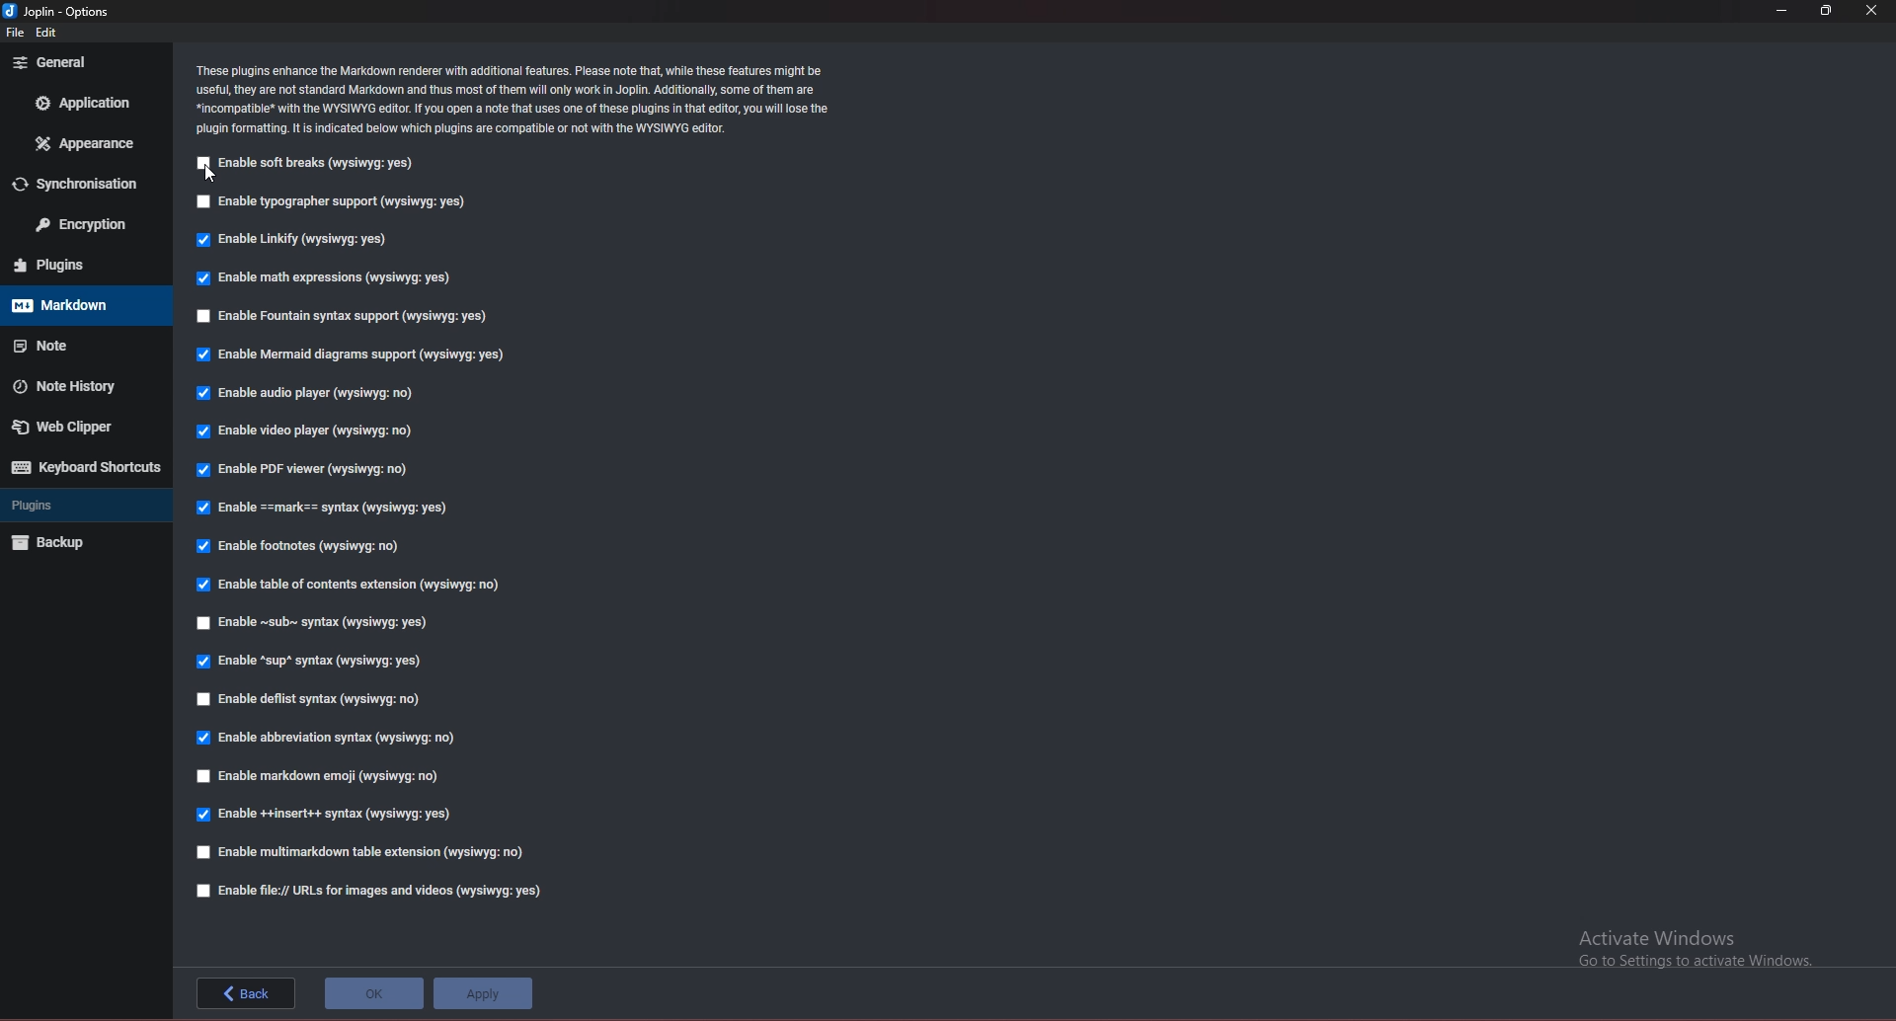 This screenshot has width=1896, height=1021. I want to click on enable sub syntax, so click(315, 621).